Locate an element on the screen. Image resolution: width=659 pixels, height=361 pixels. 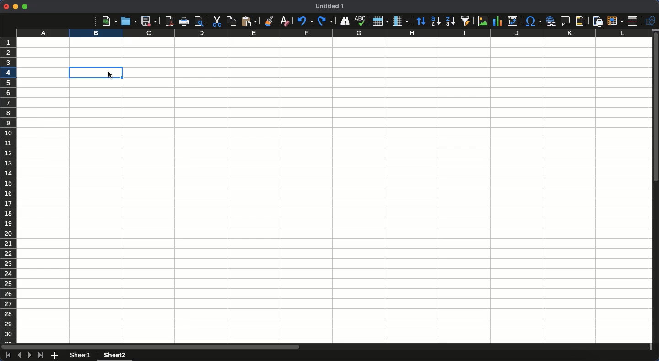
First sheet is located at coordinates (7, 356).